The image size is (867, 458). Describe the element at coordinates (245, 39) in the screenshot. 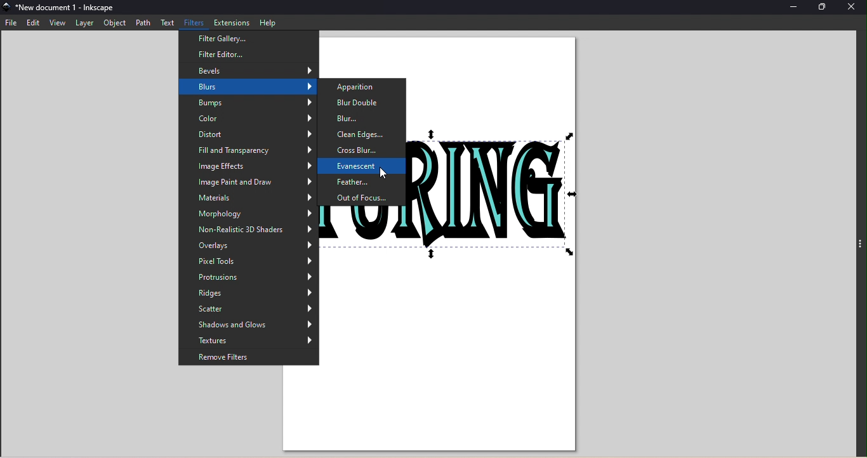

I see `Filter gallery` at that location.